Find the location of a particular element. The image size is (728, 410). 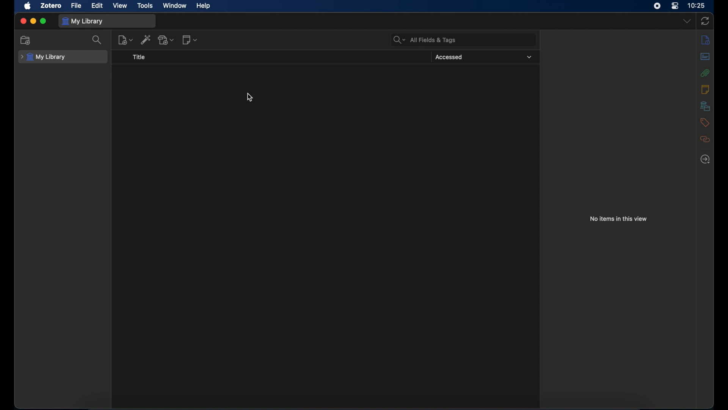

locate is located at coordinates (706, 159).